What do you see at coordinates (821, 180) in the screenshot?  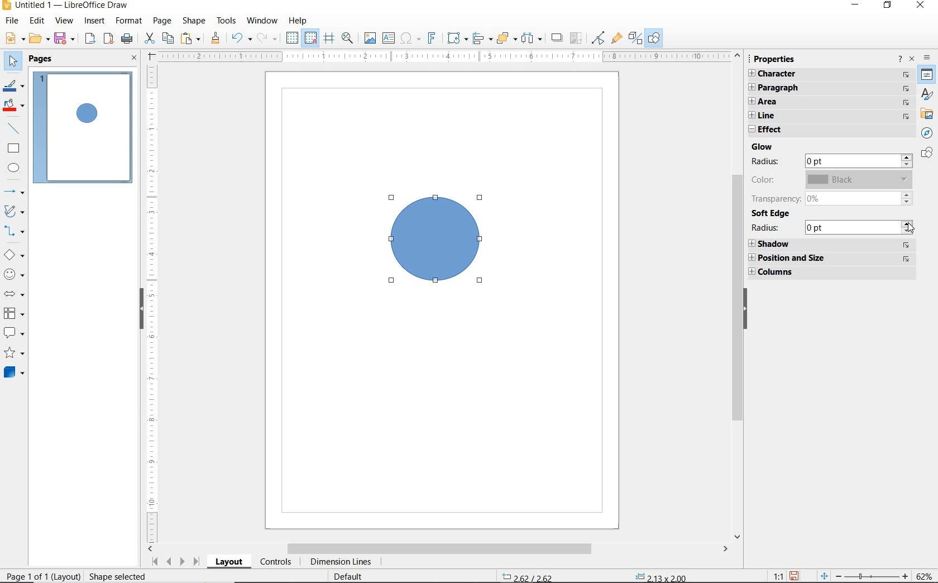 I see `COLOR Black` at bounding box center [821, 180].